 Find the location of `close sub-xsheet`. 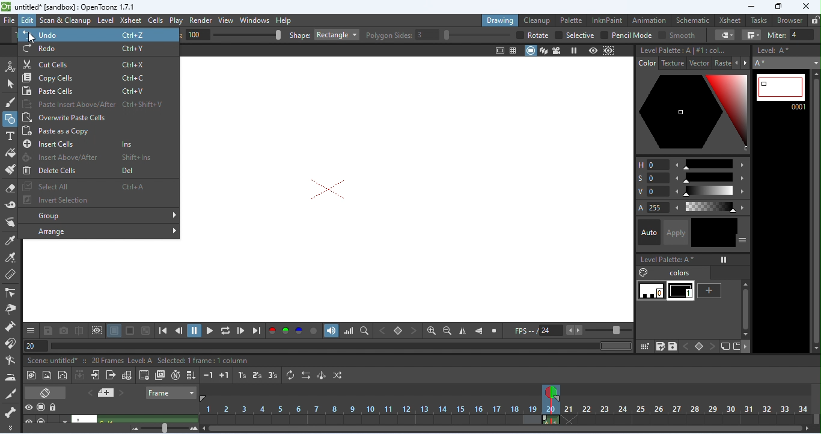

close sub-xsheet is located at coordinates (111, 374).